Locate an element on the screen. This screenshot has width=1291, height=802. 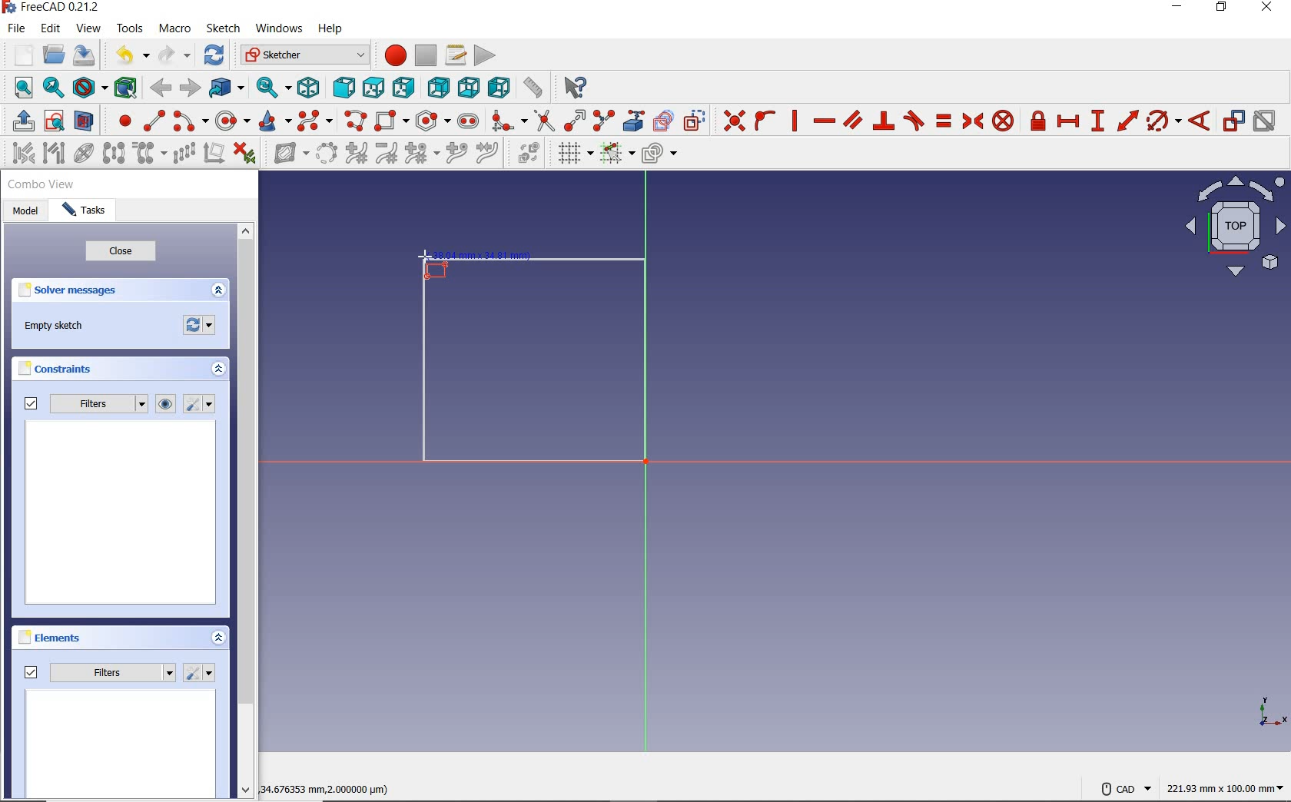
execute macro is located at coordinates (484, 55).